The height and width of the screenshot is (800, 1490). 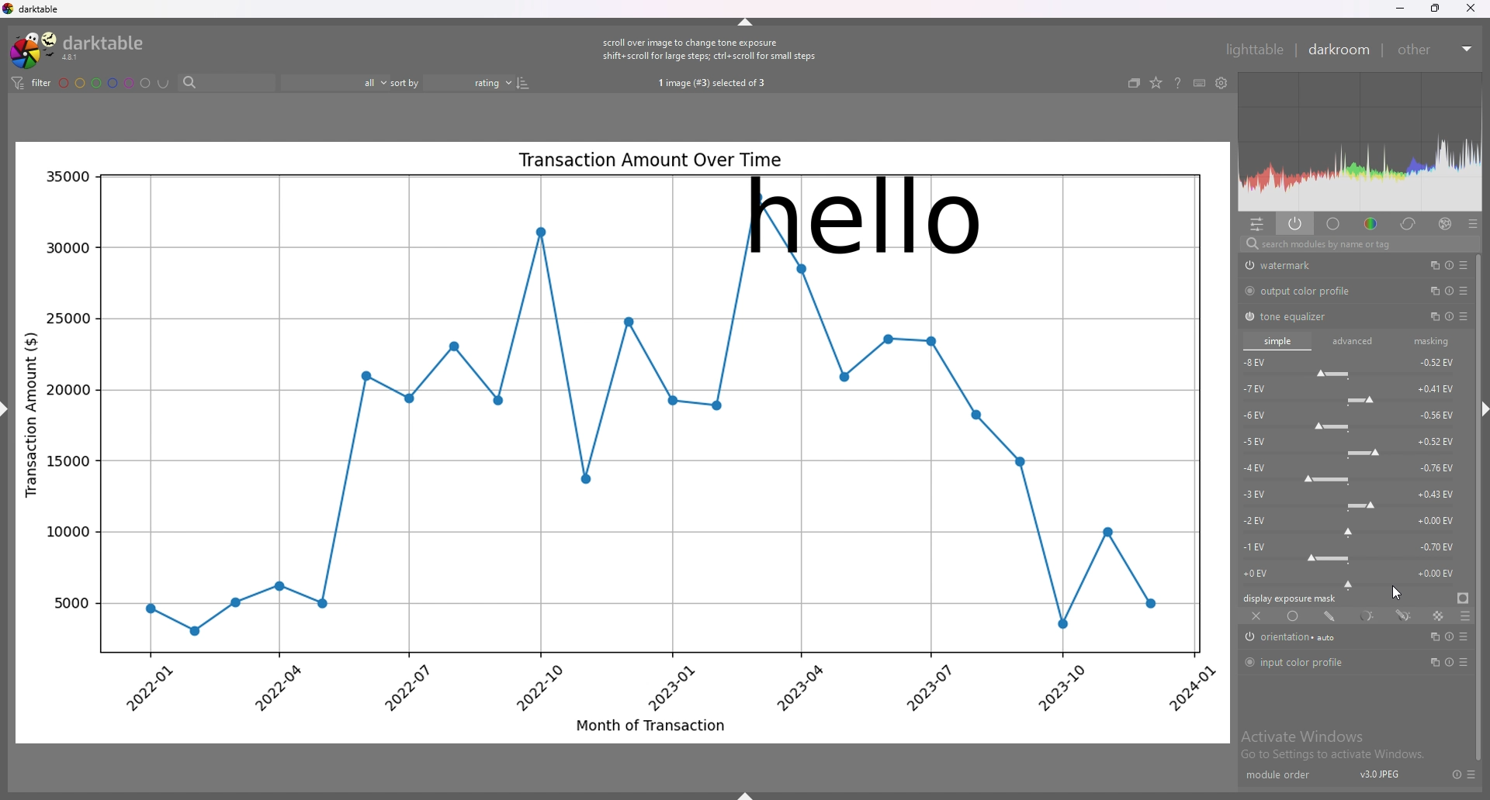 I want to click on multiple instance actions, reset and presets, so click(x=1448, y=264).